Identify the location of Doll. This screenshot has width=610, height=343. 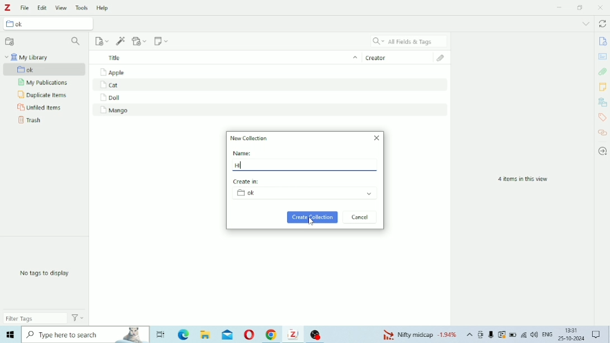
(110, 98).